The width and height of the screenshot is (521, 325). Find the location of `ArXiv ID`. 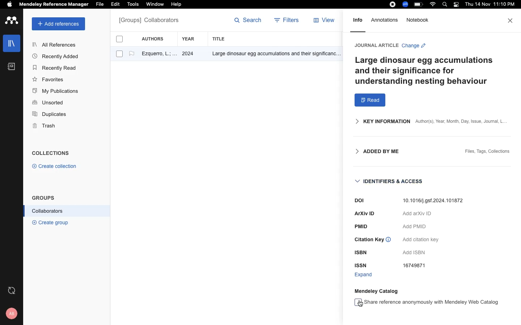

ArXiv ID is located at coordinates (365, 213).